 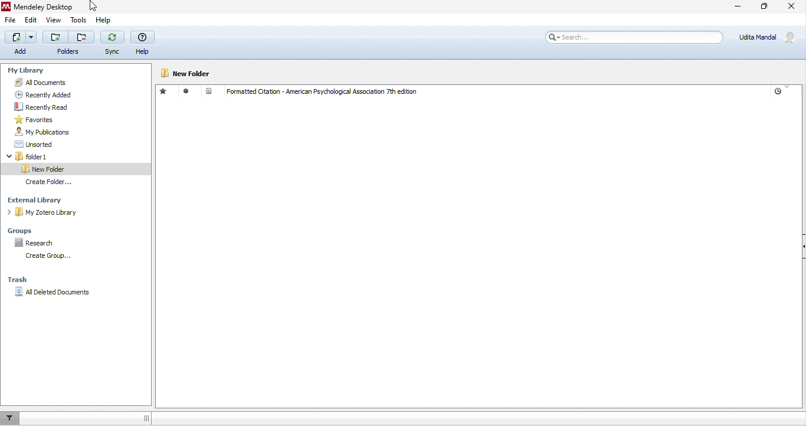 What do you see at coordinates (17, 279) in the screenshot?
I see `trash` at bounding box center [17, 279].